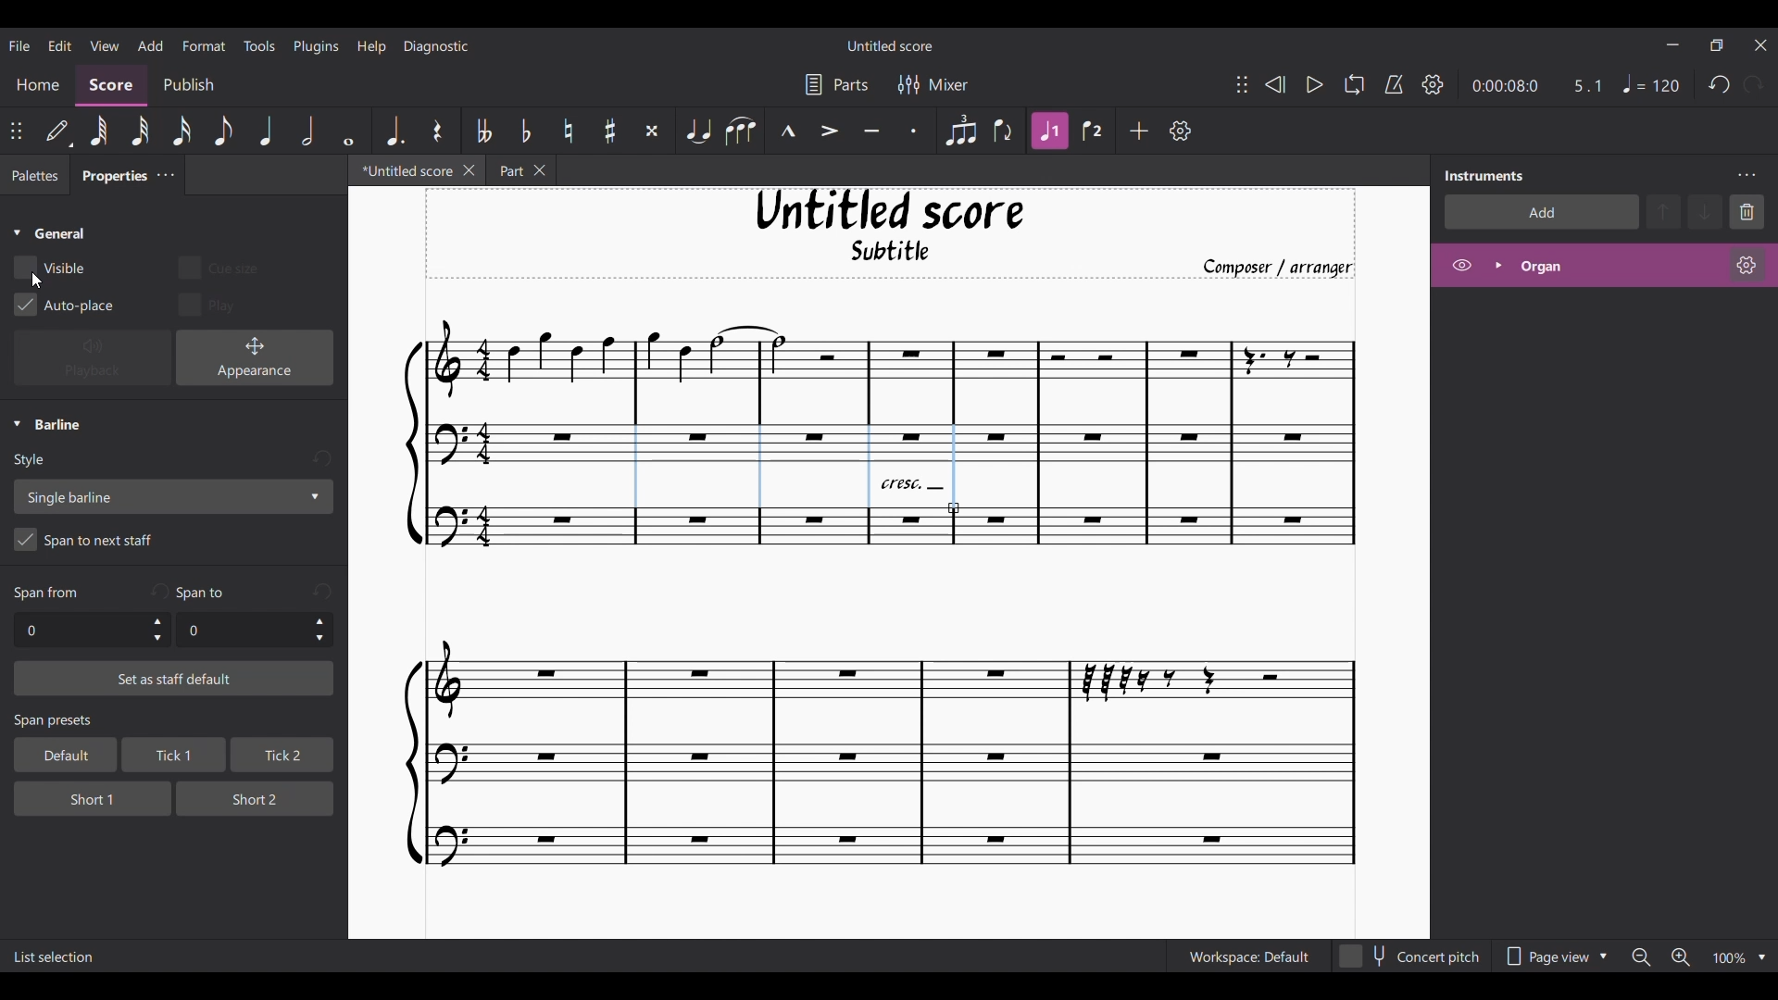  What do you see at coordinates (481, 131) in the screenshot?
I see `Toggle double flat` at bounding box center [481, 131].